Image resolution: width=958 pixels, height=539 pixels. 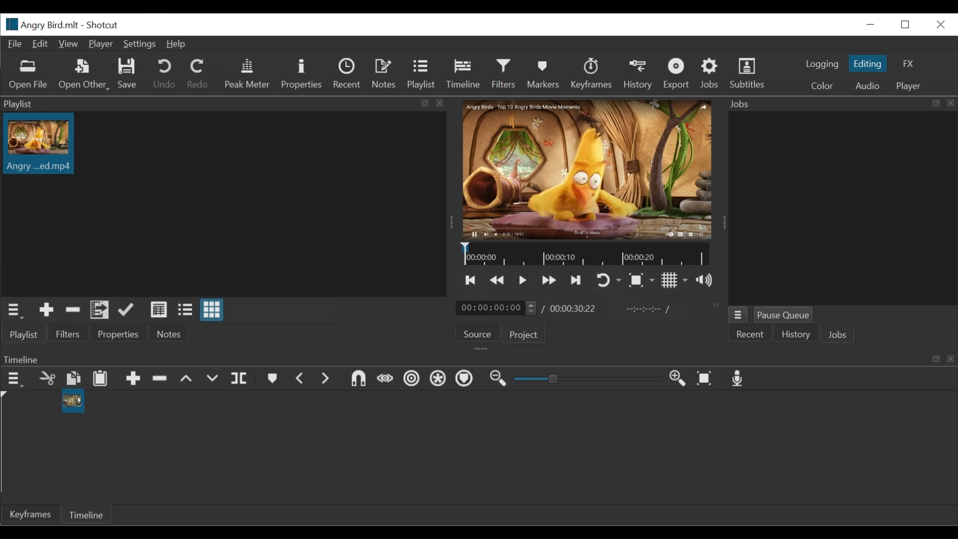 What do you see at coordinates (213, 380) in the screenshot?
I see `Overwrite` at bounding box center [213, 380].